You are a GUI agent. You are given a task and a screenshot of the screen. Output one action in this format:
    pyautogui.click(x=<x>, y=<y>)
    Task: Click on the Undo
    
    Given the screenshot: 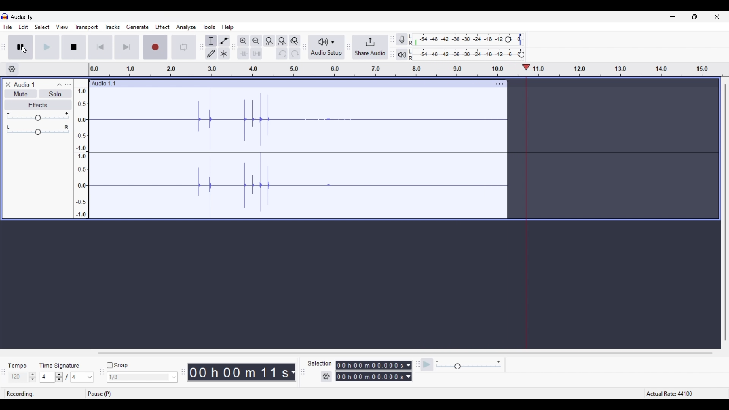 What is the action you would take?
    pyautogui.click(x=282, y=53)
    